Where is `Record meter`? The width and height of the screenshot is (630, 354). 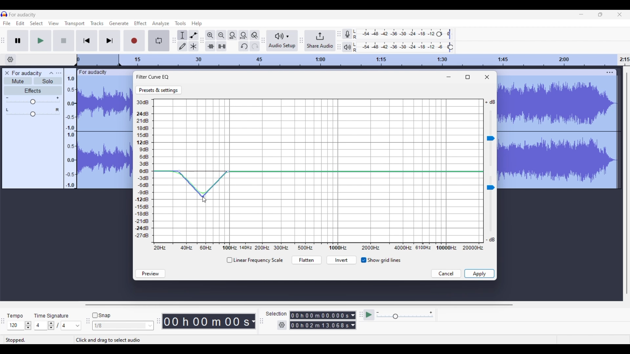
Record meter is located at coordinates (347, 34).